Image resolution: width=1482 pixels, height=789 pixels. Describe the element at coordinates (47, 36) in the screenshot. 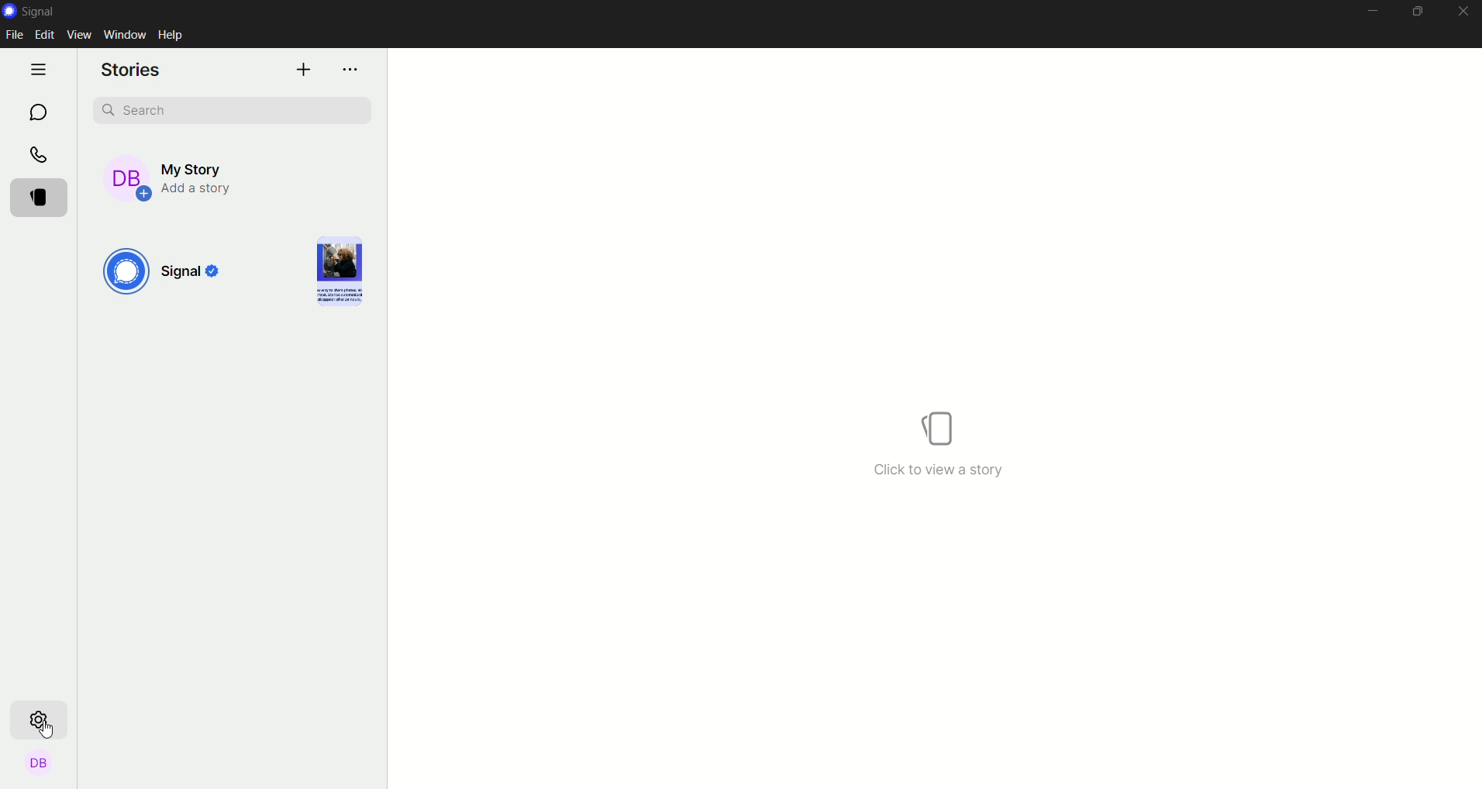

I see `edit` at that location.